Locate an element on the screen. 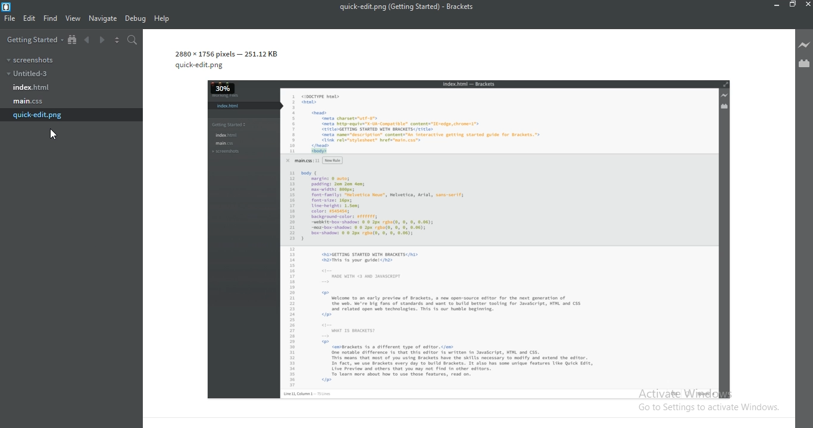 The height and width of the screenshot is (428, 813). close is located at coordinates (808, 5).